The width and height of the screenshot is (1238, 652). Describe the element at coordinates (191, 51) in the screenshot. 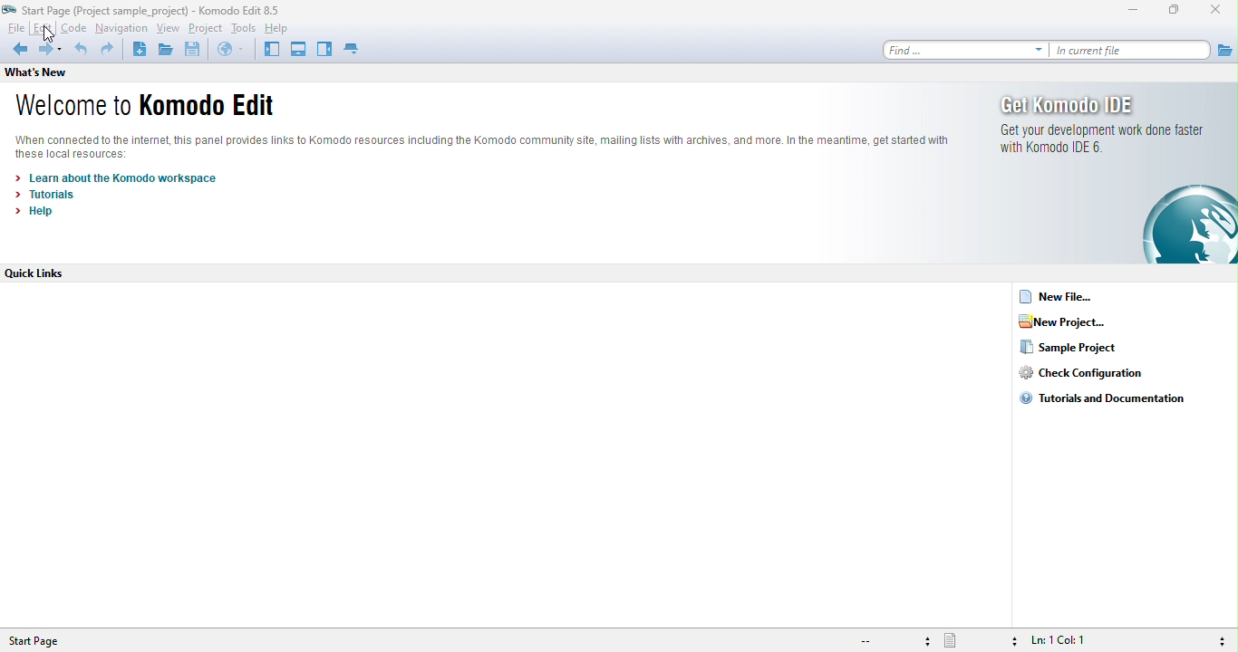

I see `save` at that location.